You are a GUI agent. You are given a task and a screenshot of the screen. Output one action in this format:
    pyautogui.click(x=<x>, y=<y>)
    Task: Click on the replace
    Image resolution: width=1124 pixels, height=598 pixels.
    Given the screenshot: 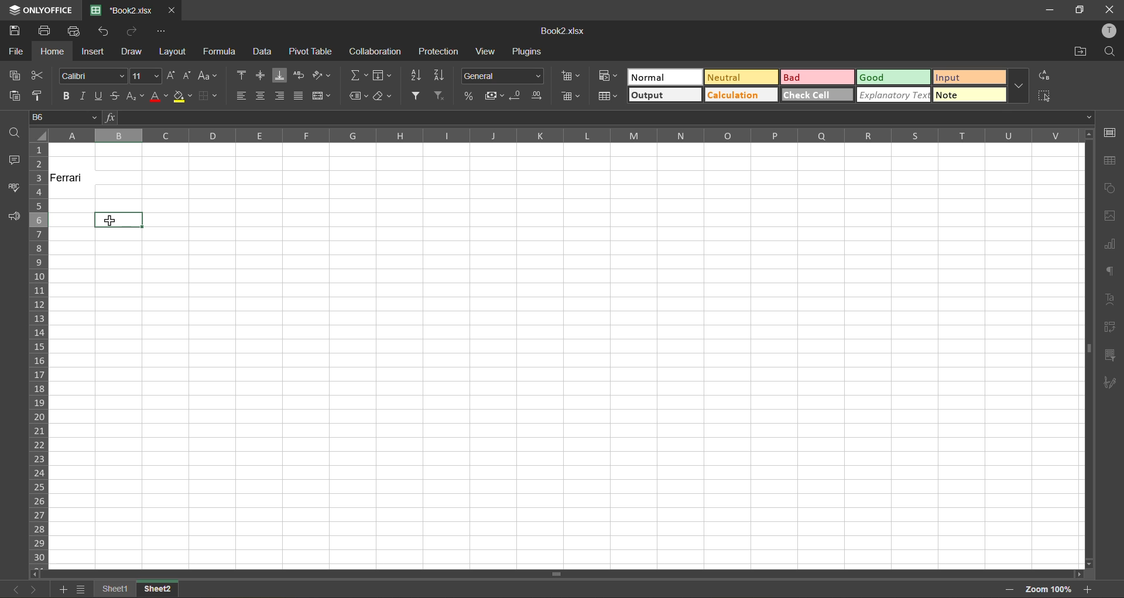 What is the action you would take?
    pyautogui.click(x=1044, y=76)
    